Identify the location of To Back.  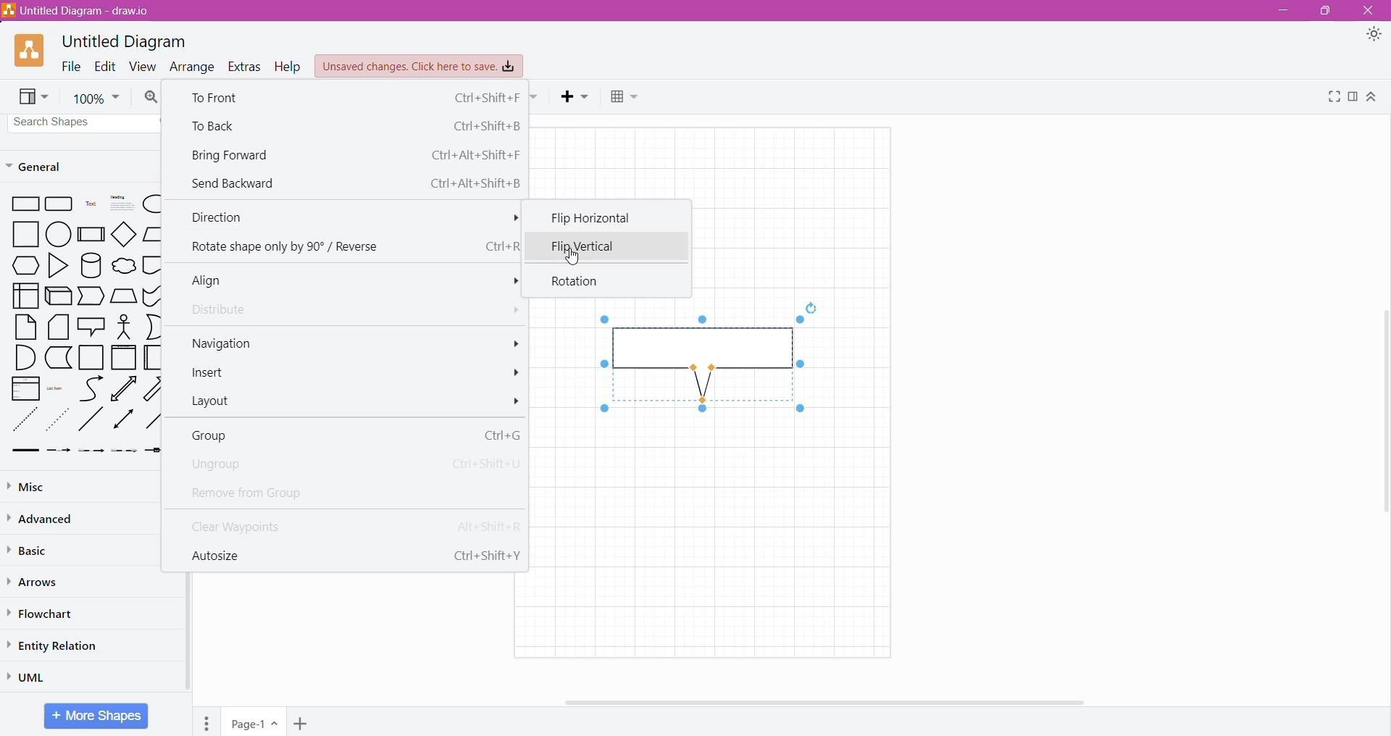
(354, 125).